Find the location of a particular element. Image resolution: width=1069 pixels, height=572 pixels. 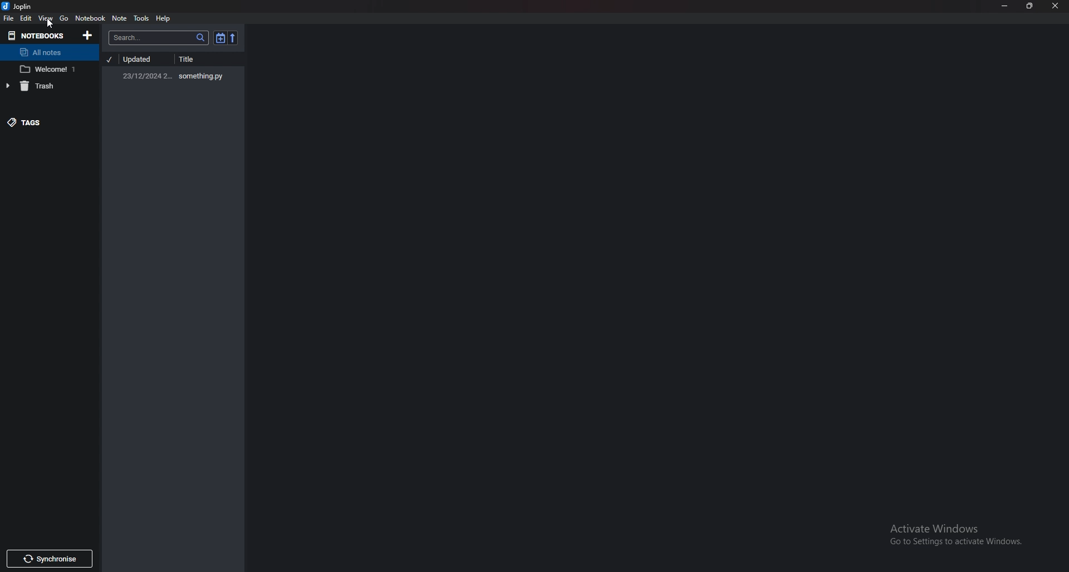

something.py is located at coordinates (177, 75).